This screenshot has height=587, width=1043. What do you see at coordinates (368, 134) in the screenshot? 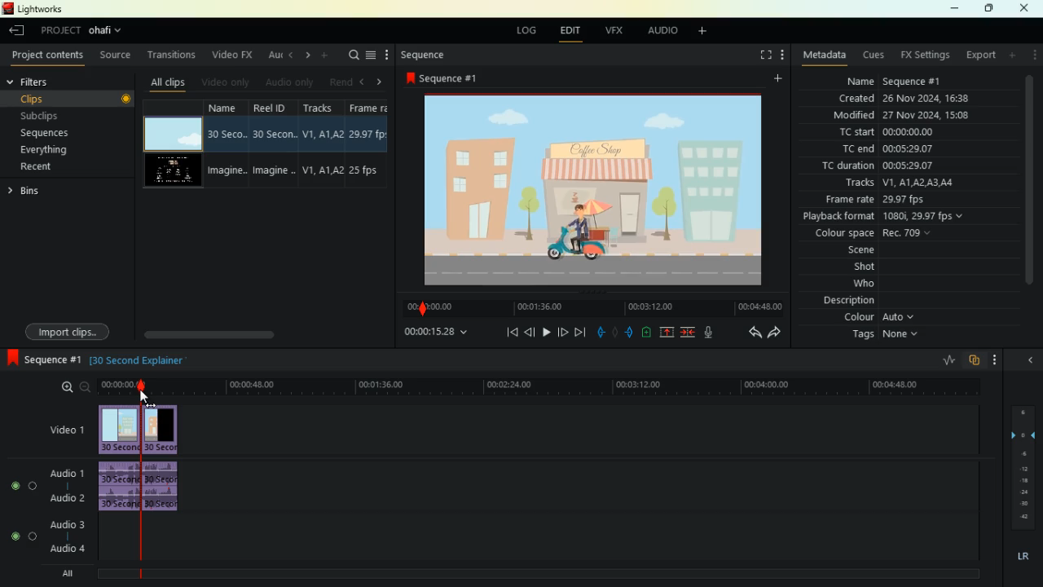
I see `29.97` at bounding box center [368, 134].